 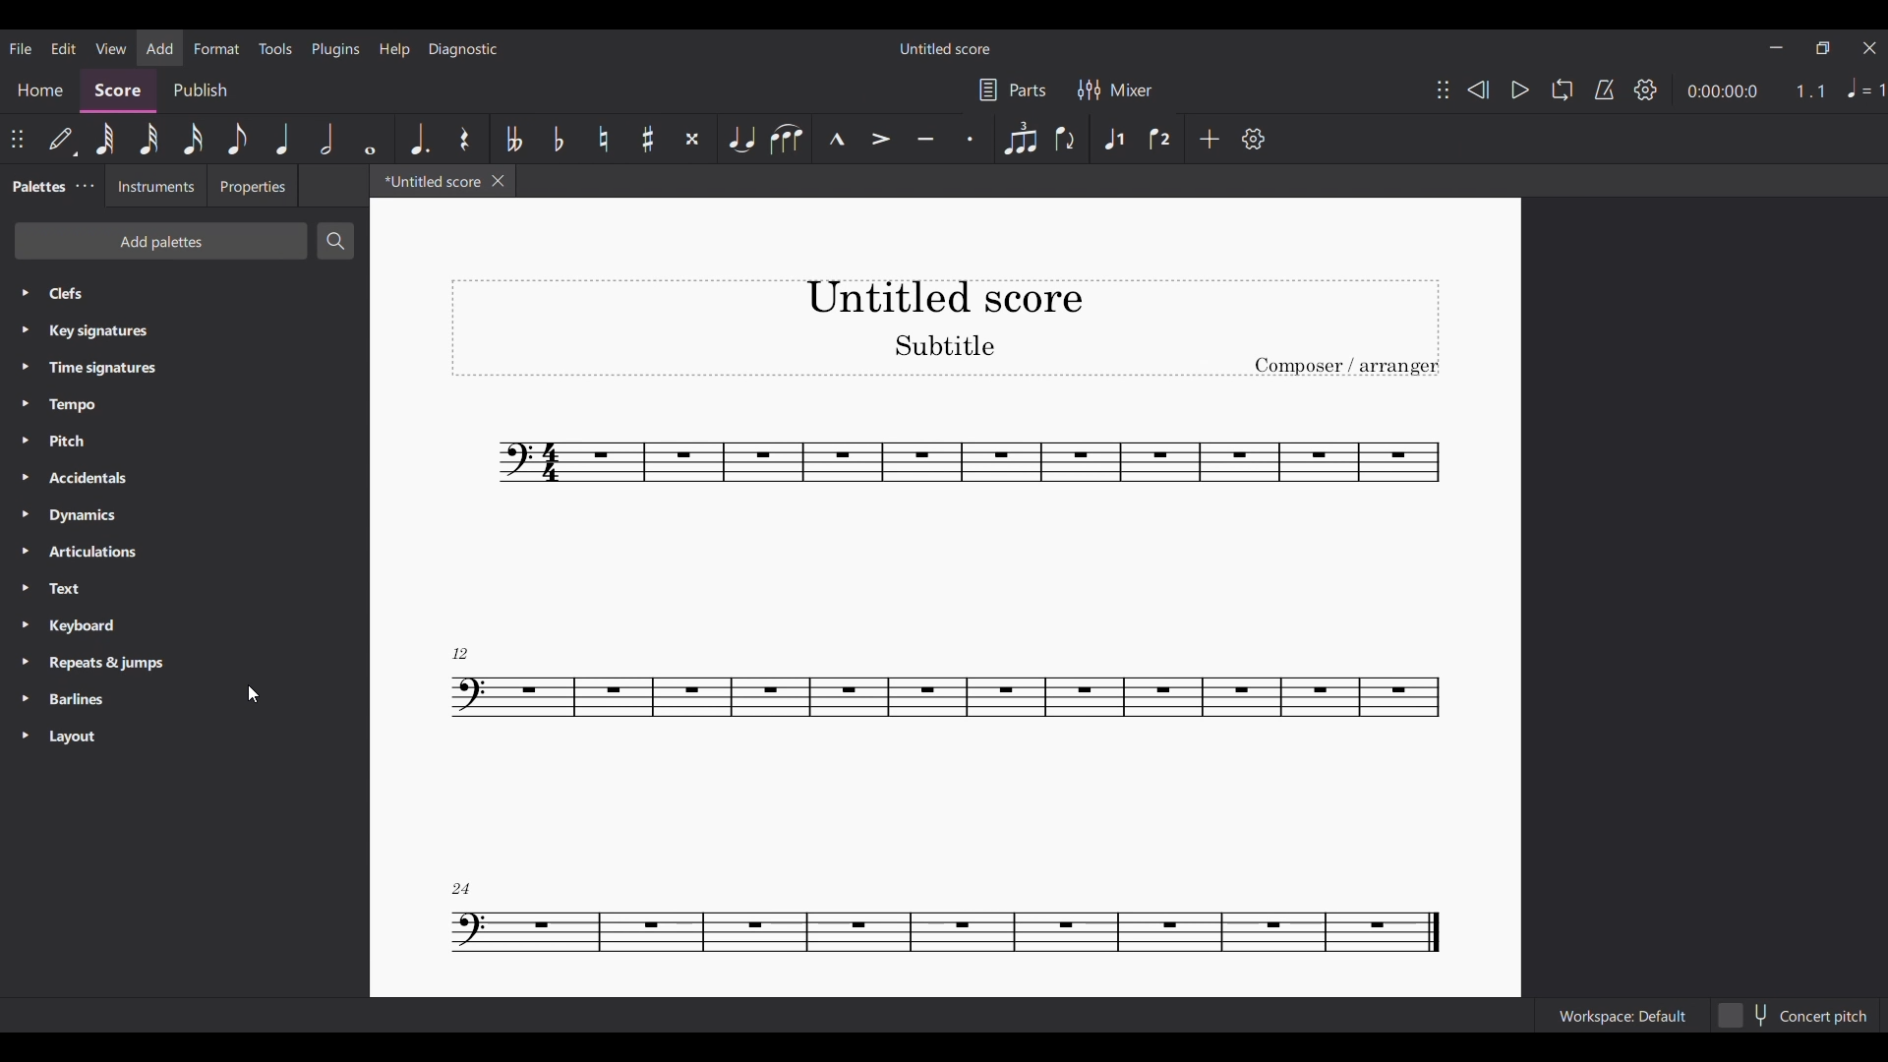 What do you see at coordinates (1258, 140) in the screenshot?
I see `settings` at bounding box center [1258, 140].